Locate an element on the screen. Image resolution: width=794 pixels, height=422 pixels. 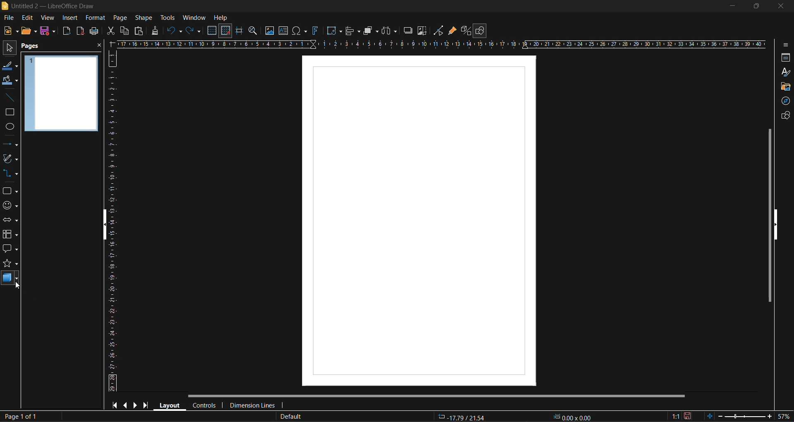
last is located at coordinates (144, 405).